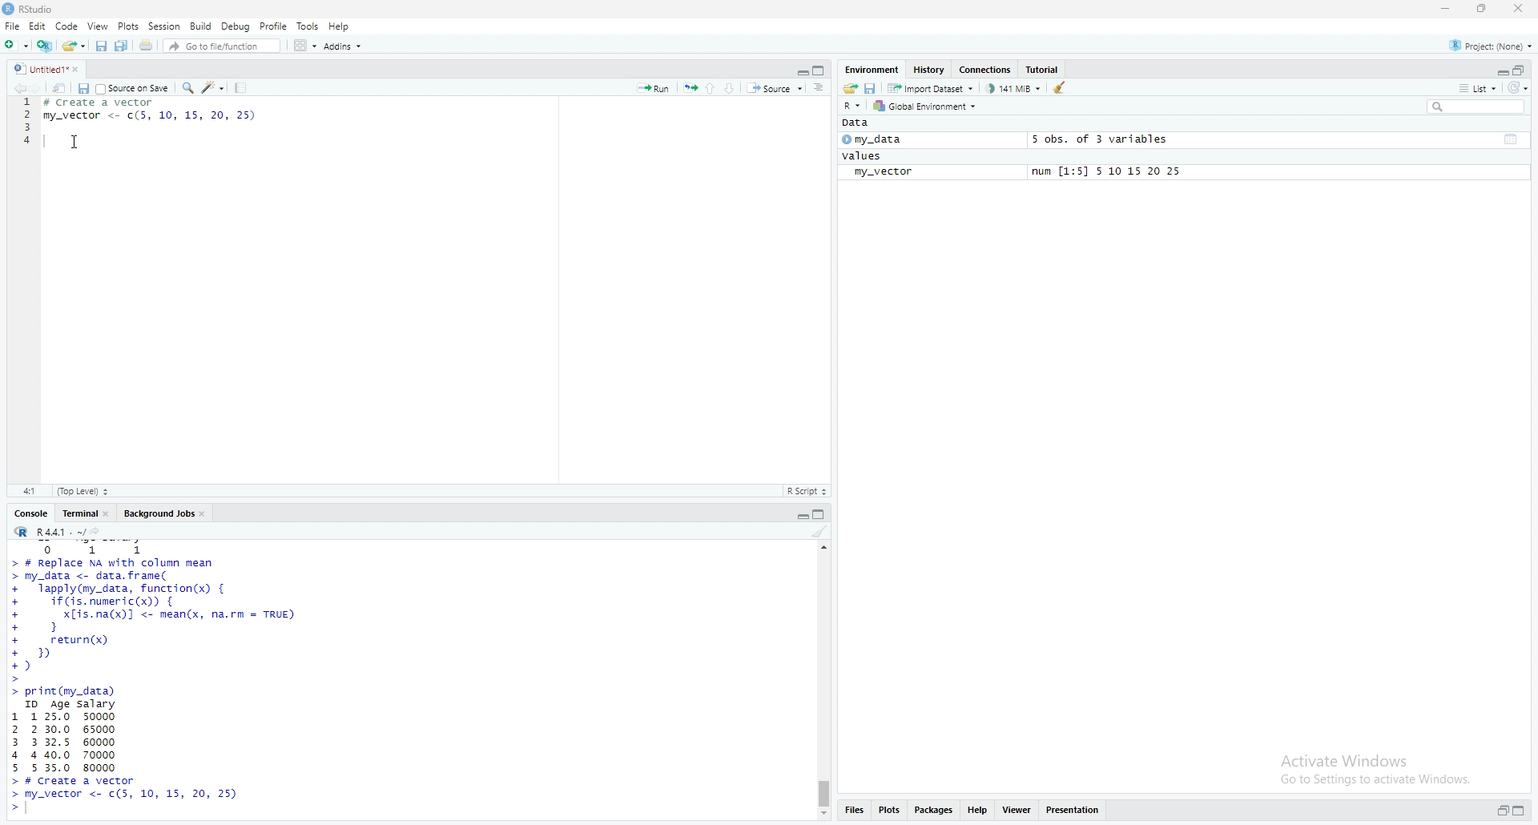 Image resolution: width=1538 pixels, height=825 pixels. What do you see at coordinates (129, 26) in the screenshot?
I see `Plots` at bounding box center [129, 26].